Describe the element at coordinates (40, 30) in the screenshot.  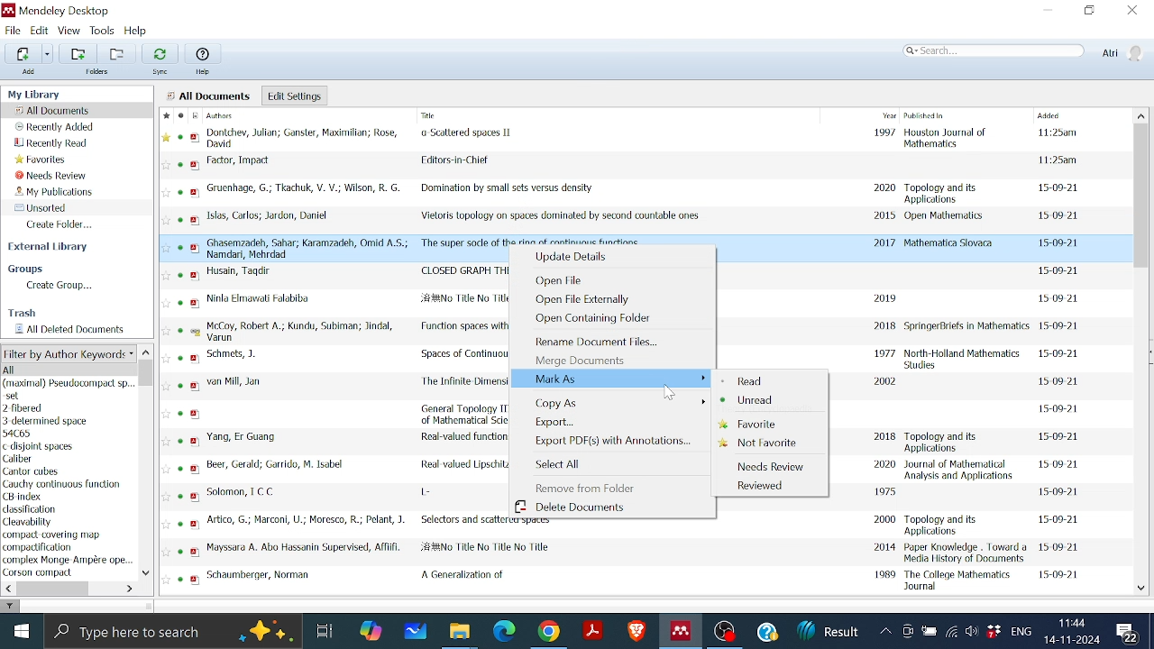
I see `Edit` at that location.